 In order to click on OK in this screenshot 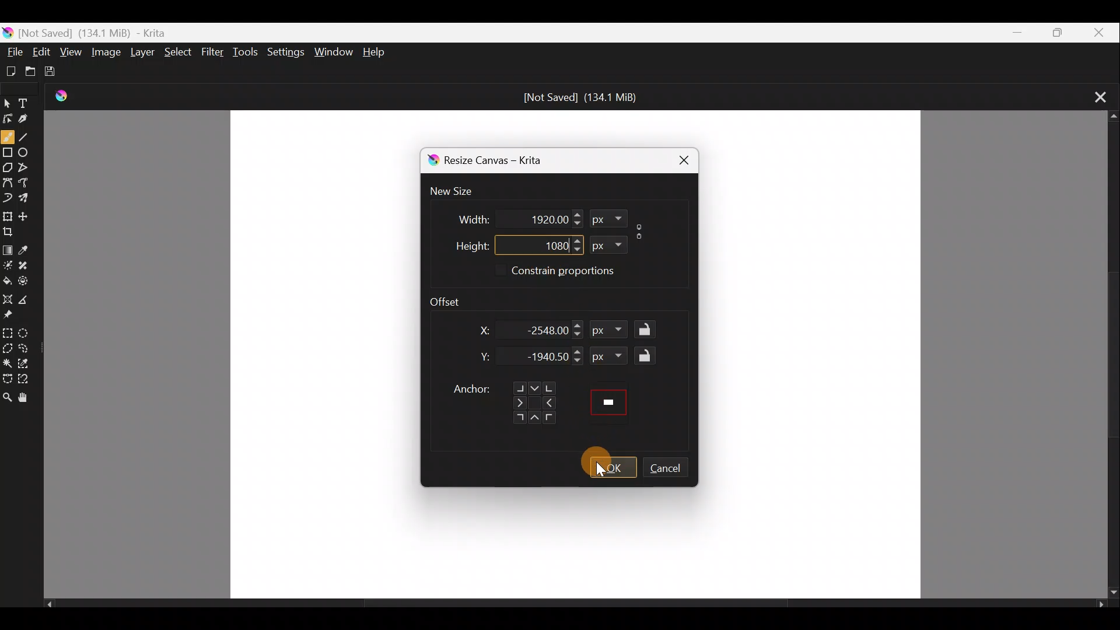, I will do `click(613, 468)`.